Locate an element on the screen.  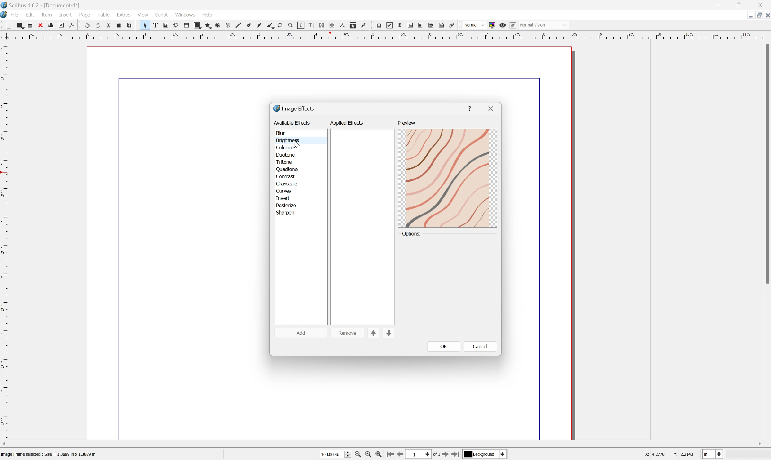
Shape is located at coordinates (198, 25).